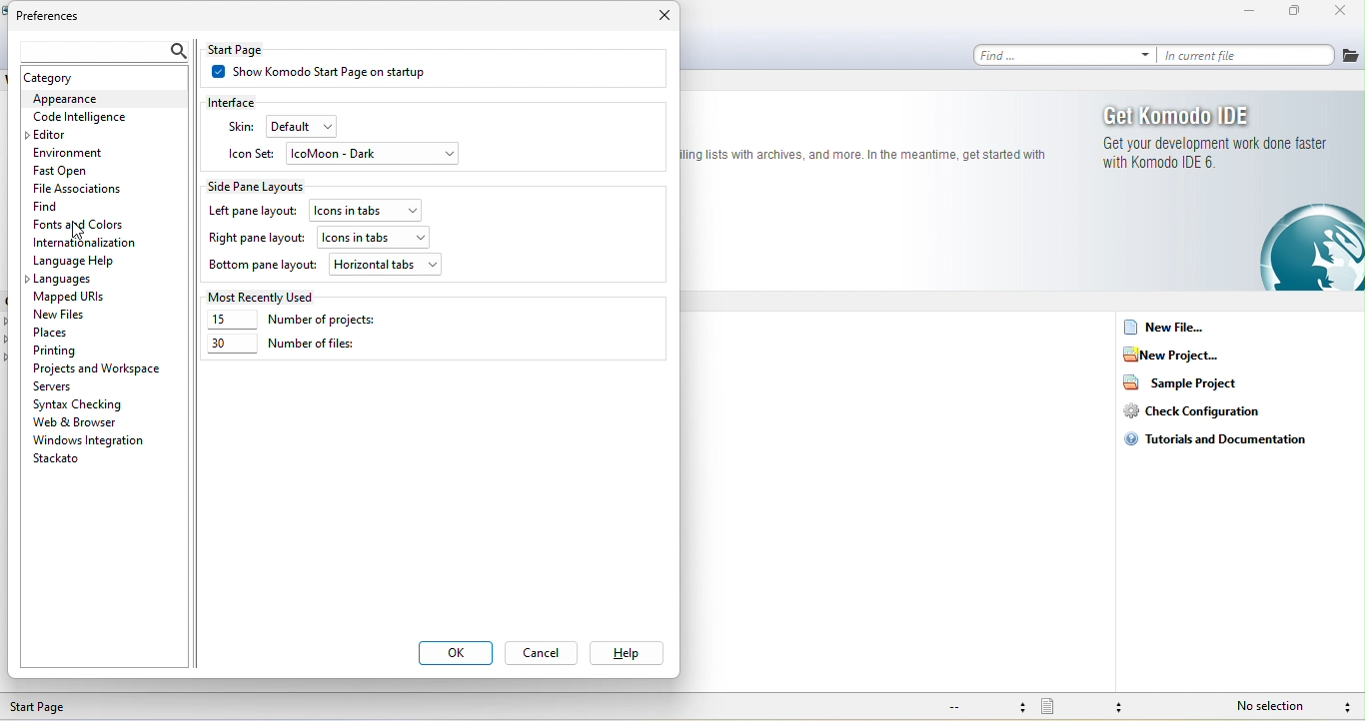 The width and height of the screenshot is (1365, 721). Describe the element at coordinates (1228, 195) in the screenshot. I see `get komodo ide` at that location.